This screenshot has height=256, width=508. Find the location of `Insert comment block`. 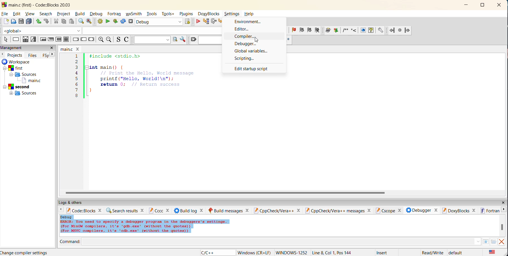

Insert comment block is located at coordinates (344, 32).